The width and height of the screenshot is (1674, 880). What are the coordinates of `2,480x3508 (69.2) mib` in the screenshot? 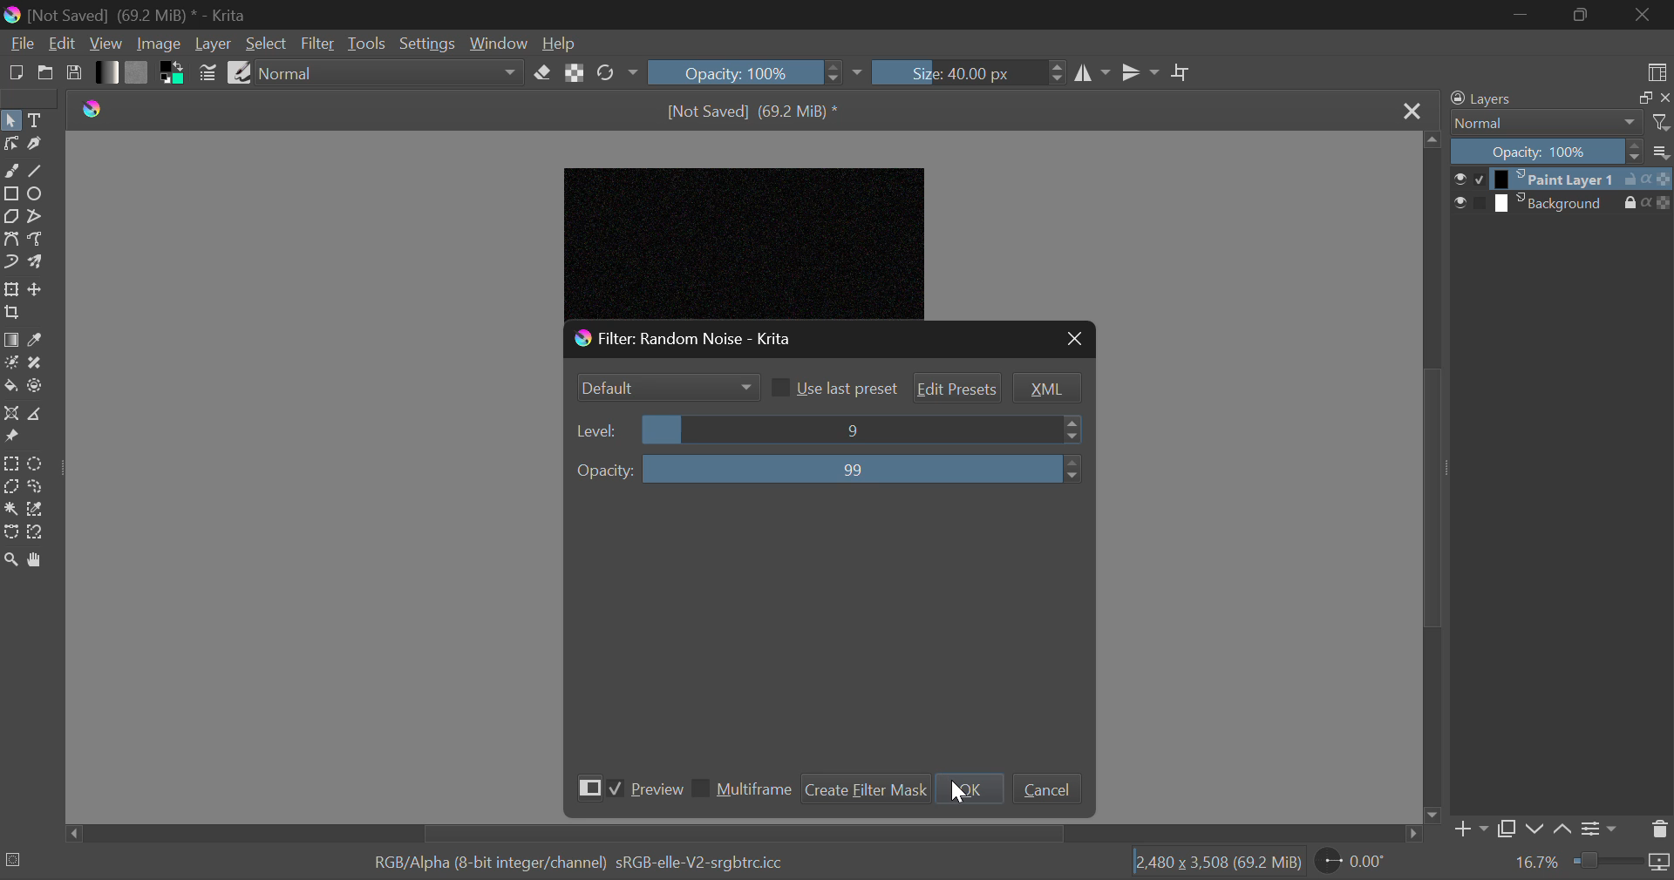 It's located at (1212, 865).